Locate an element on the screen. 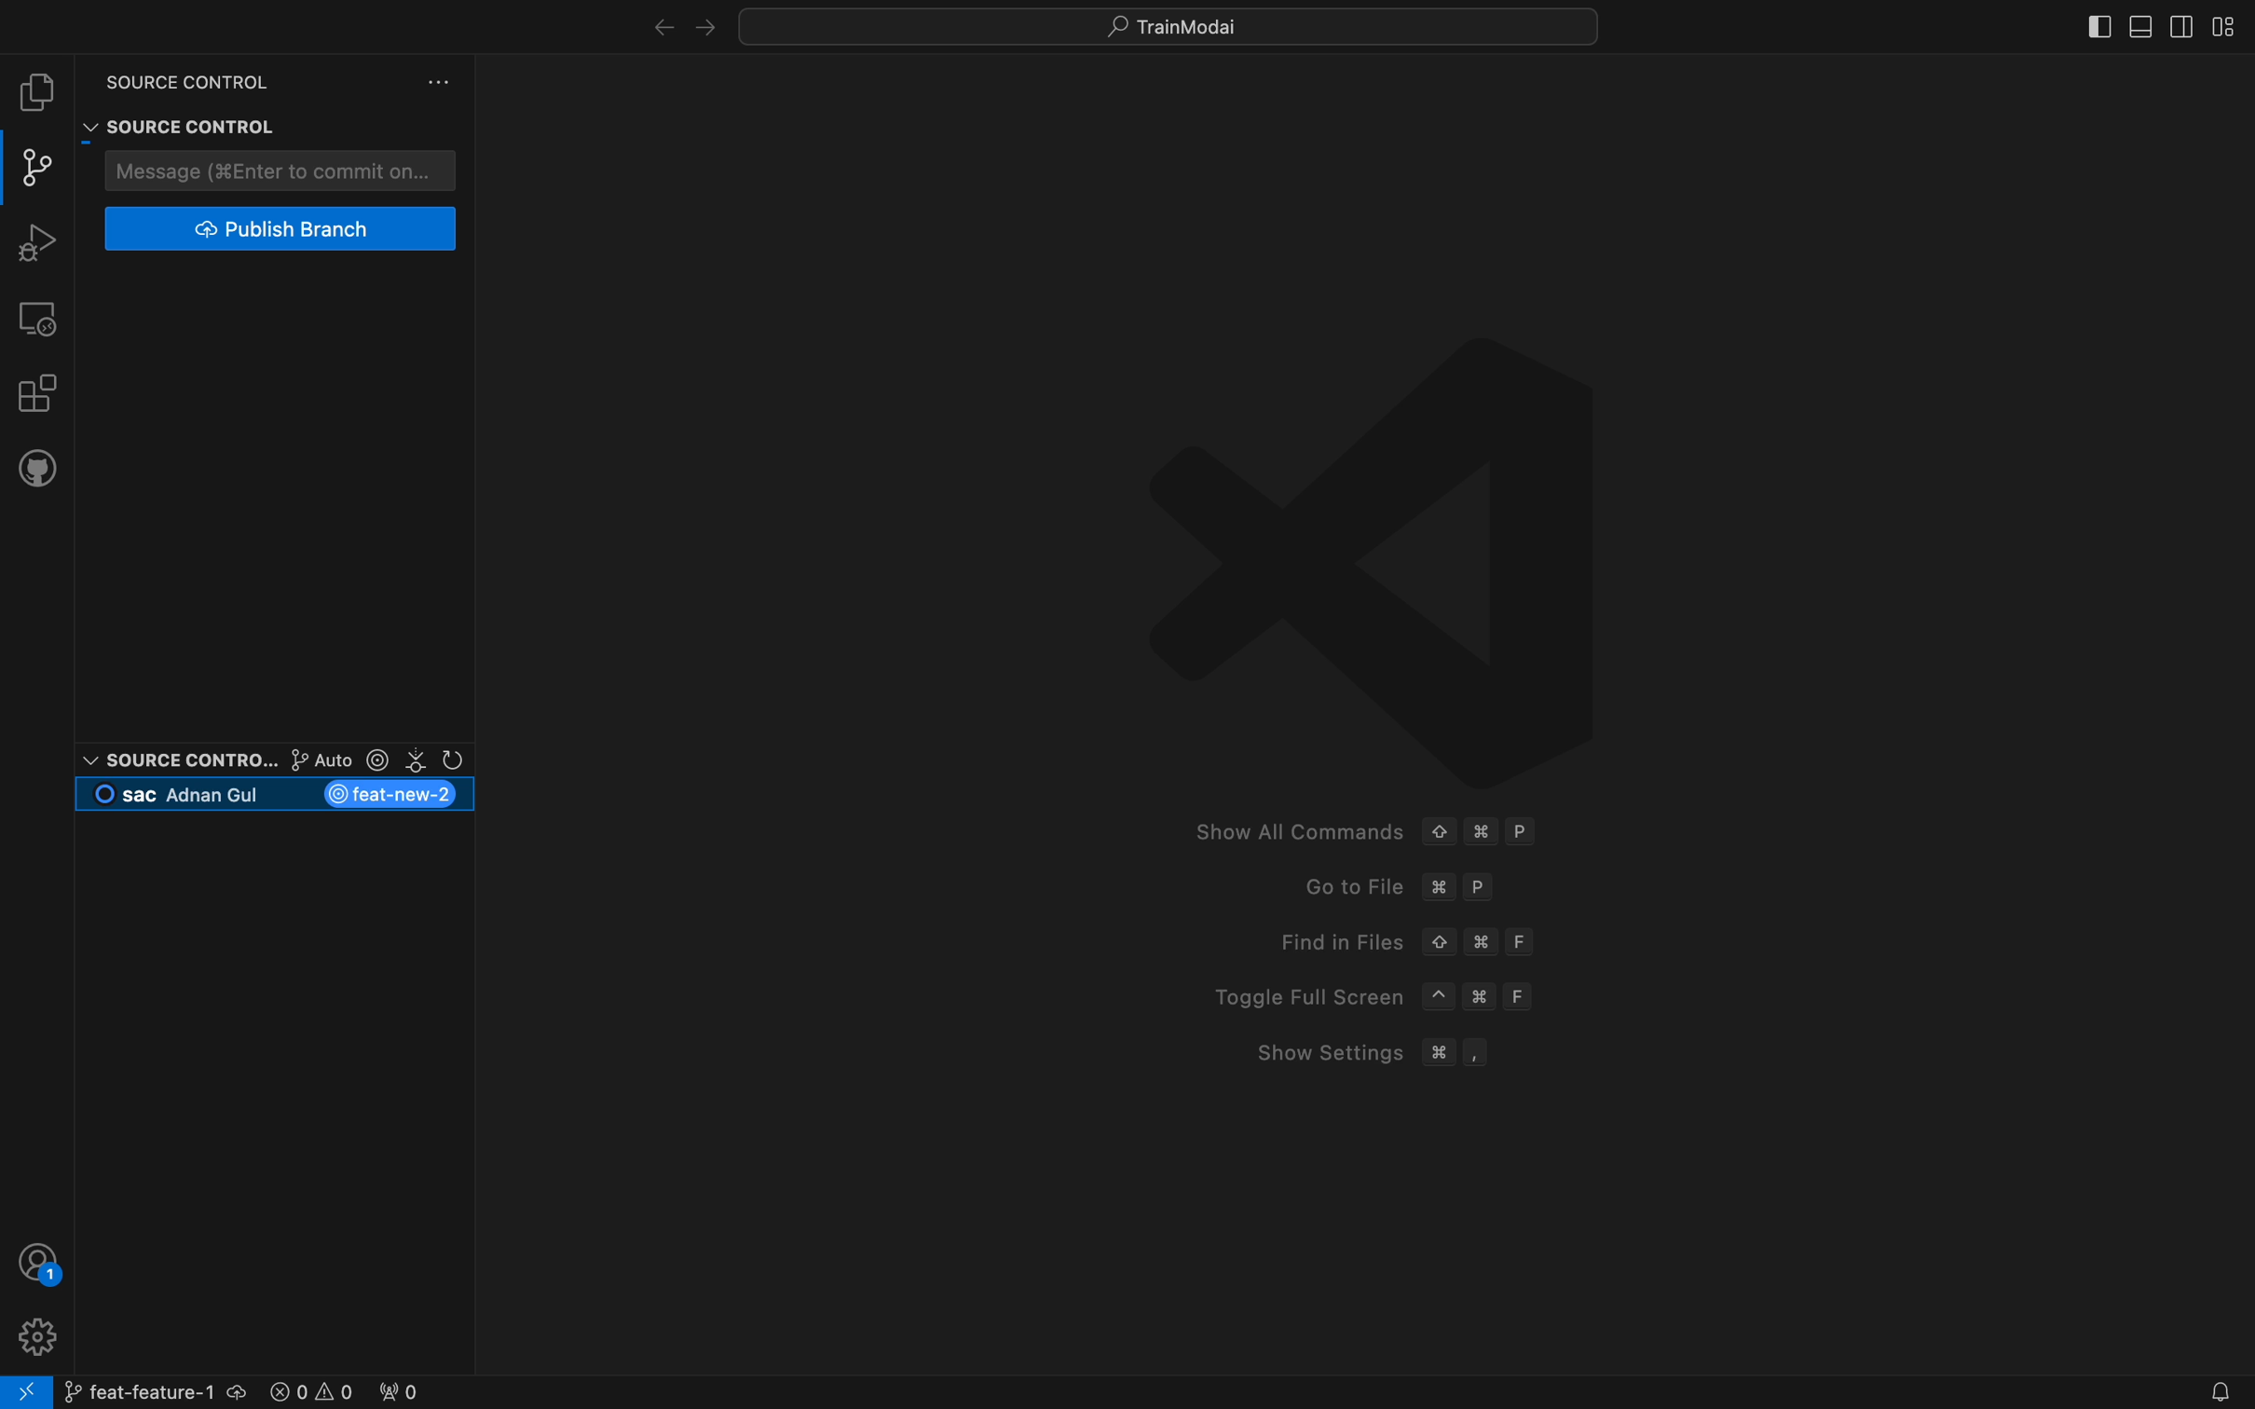  Source control is located at coordinates (174, 108).